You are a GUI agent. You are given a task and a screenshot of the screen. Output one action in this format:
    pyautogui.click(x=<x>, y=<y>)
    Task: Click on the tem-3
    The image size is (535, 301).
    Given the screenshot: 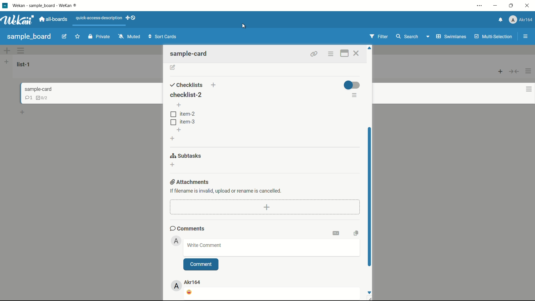 What is the action you would take?
    pyautogui.click(x=183, y=122)
    